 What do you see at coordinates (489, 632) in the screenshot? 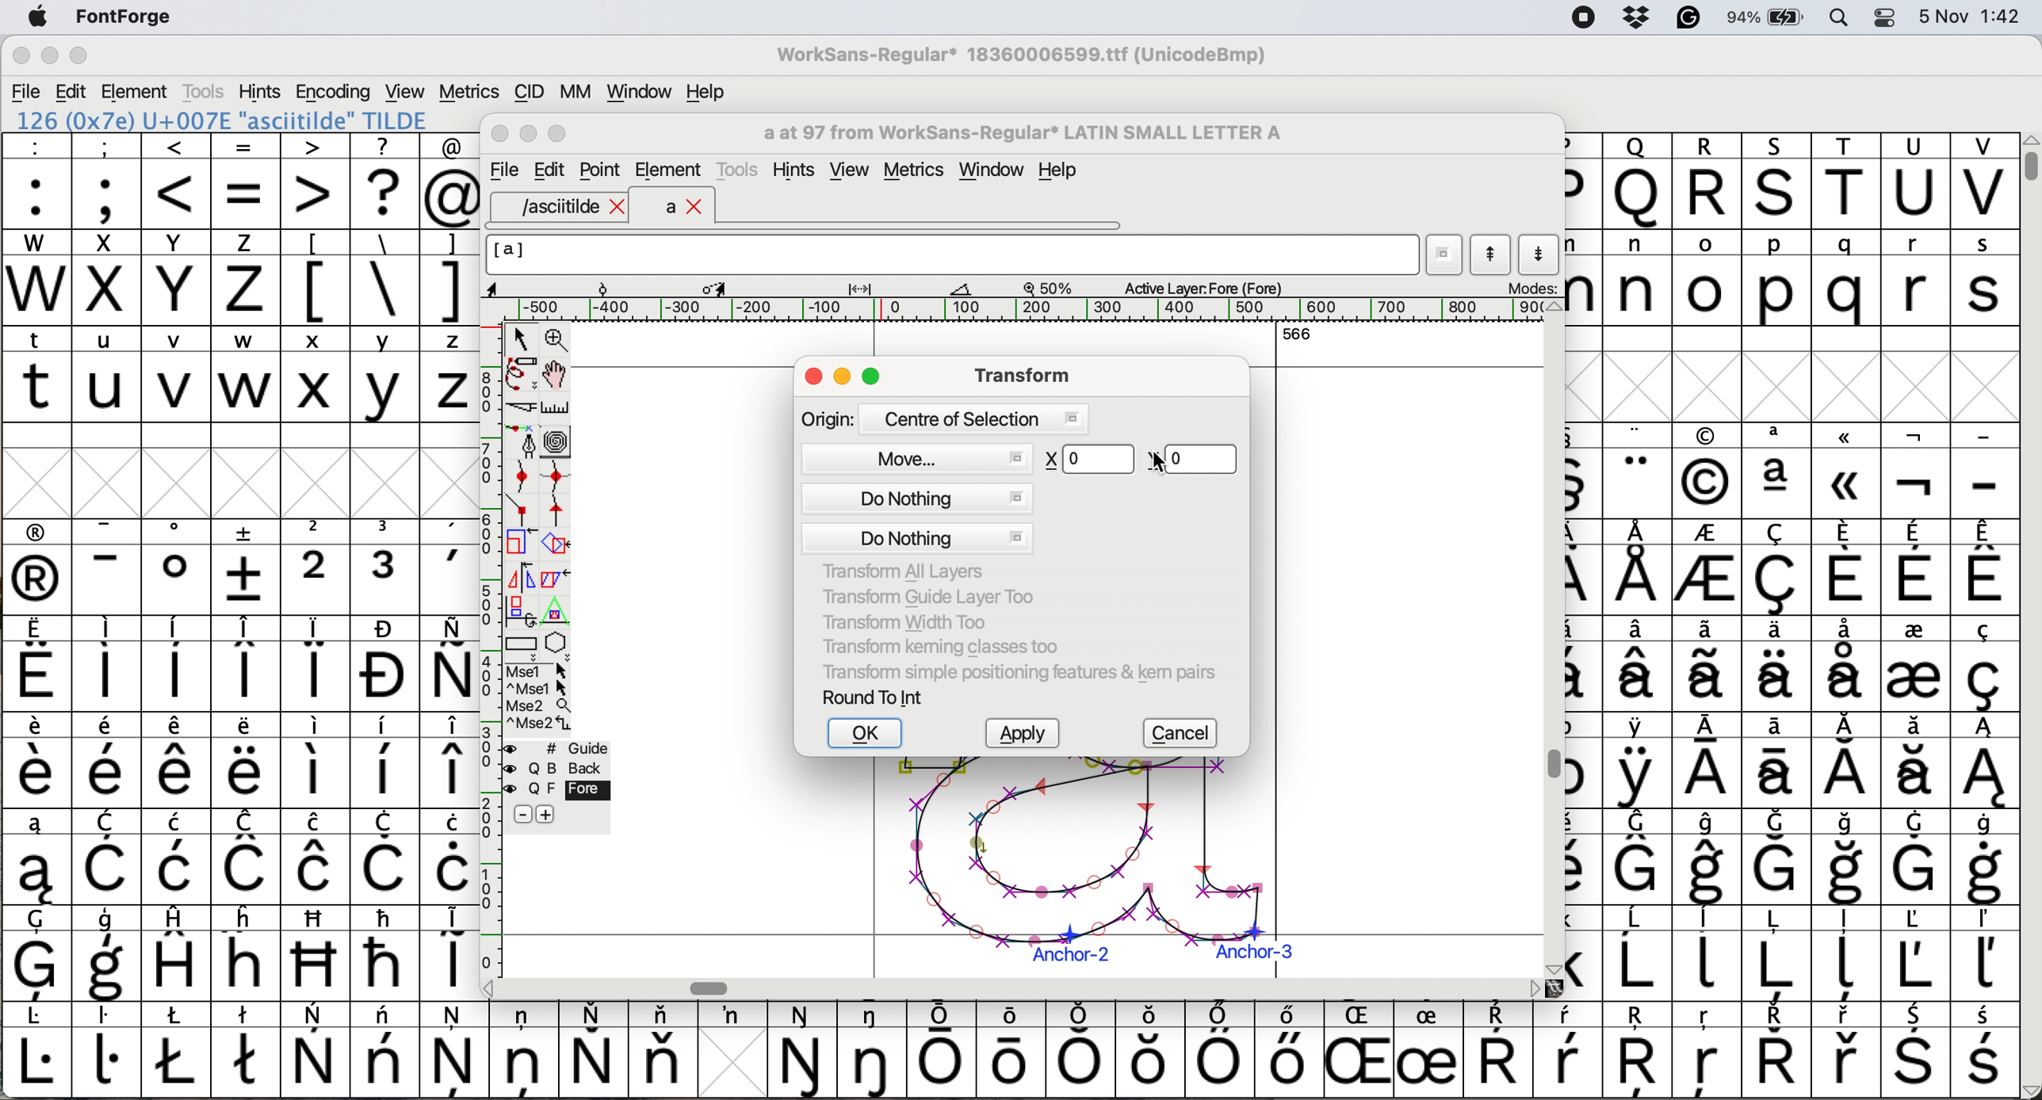
I see `vertical scale` at bounding box center [489, 632].